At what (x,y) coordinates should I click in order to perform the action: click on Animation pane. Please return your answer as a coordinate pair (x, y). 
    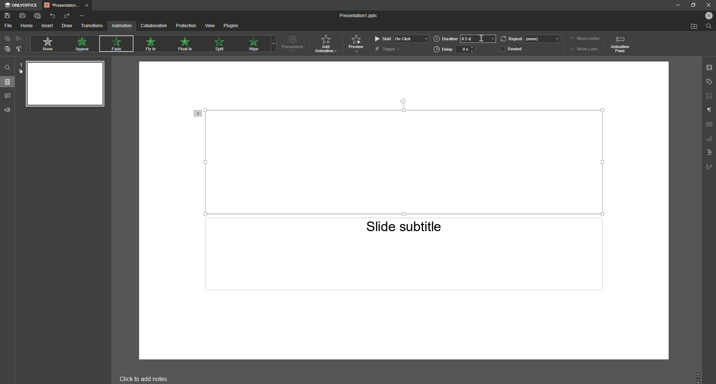
    Looking at the image, I should click on (619, 44).